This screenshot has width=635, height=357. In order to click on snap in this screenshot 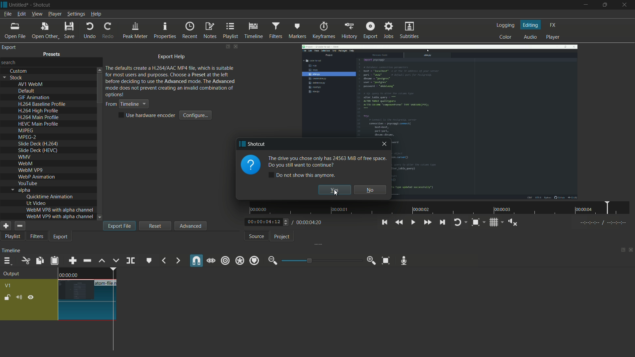, I will do `click(197, 260)`.